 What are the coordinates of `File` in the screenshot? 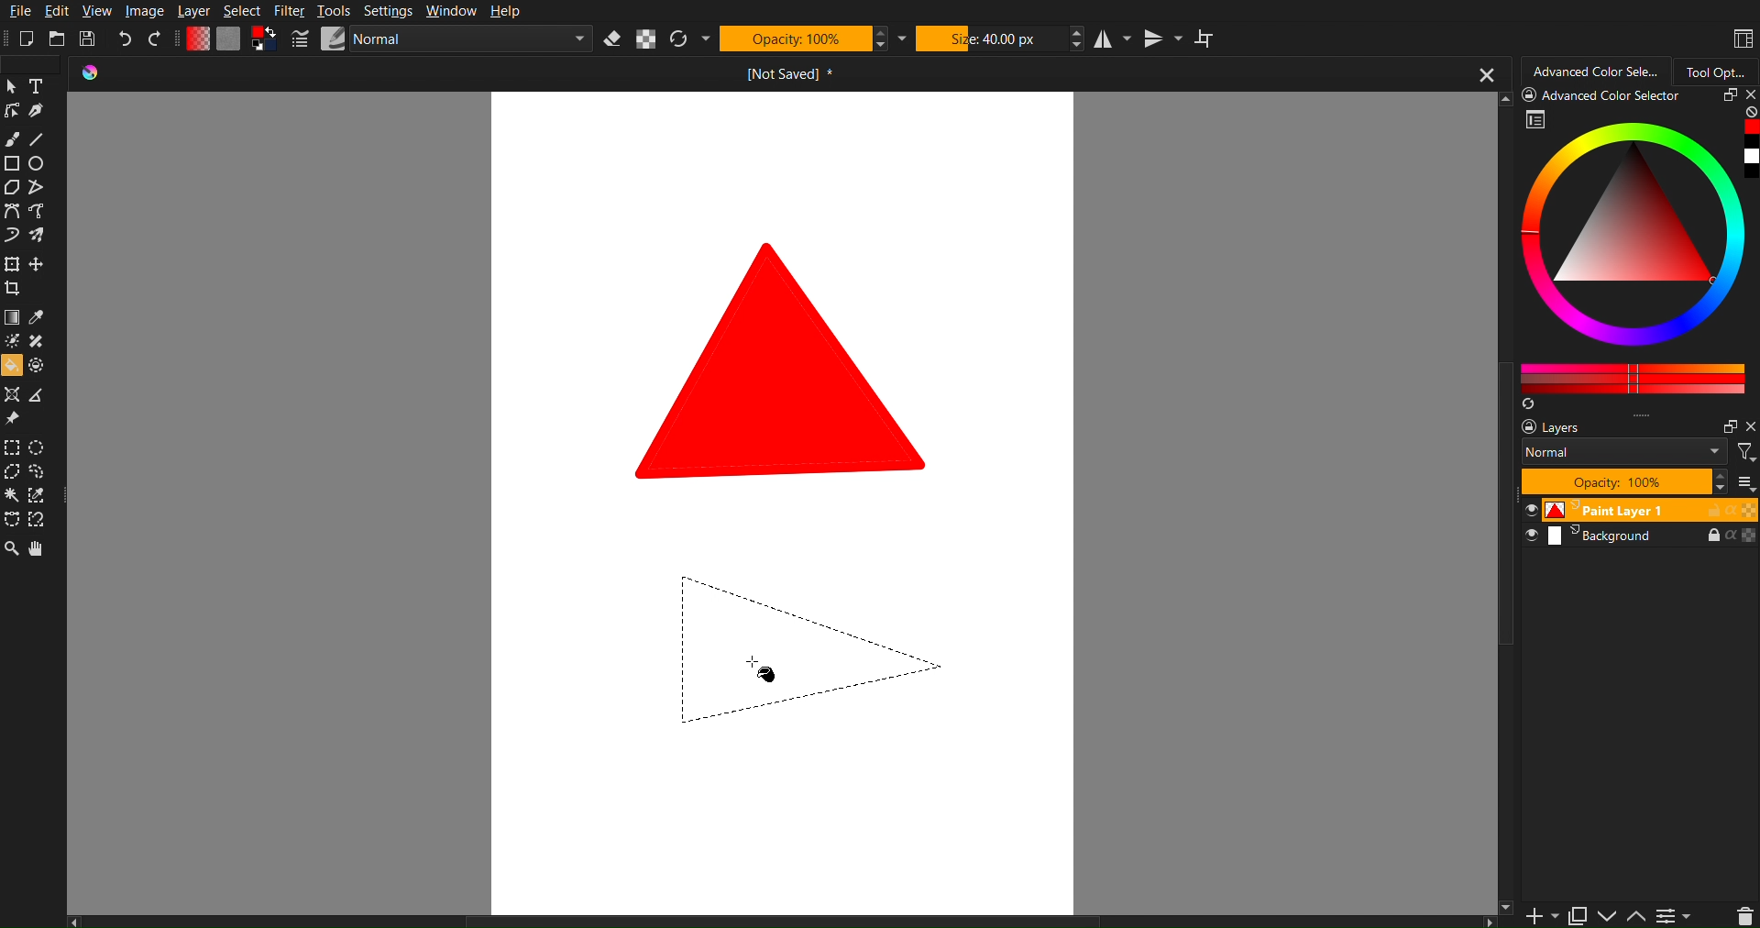 It's located at (23, 13).